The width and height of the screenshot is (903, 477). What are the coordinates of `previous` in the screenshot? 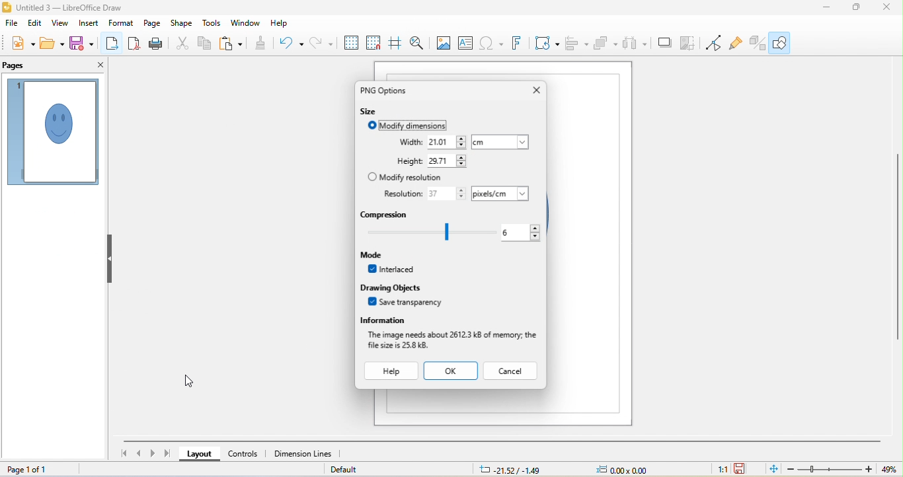 It's located at (139, 454).